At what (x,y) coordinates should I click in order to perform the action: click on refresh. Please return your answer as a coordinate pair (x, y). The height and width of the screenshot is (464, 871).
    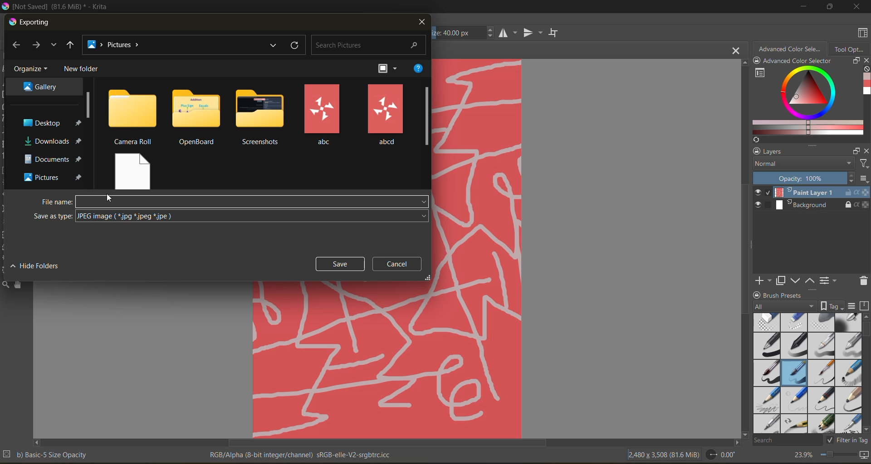
    Looking at the image, I should click on (296, 45).